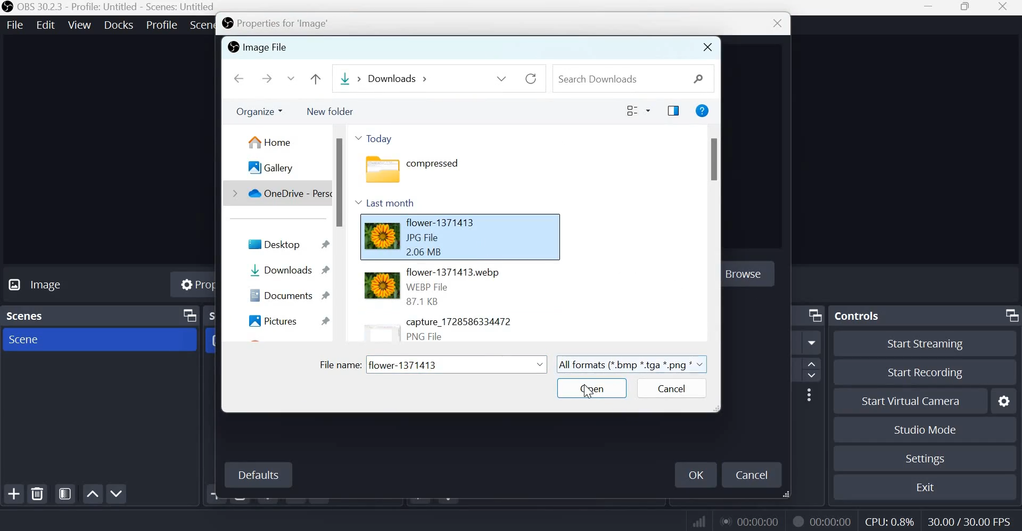  I want to click on Recording Status Icon, so click(798, 521).